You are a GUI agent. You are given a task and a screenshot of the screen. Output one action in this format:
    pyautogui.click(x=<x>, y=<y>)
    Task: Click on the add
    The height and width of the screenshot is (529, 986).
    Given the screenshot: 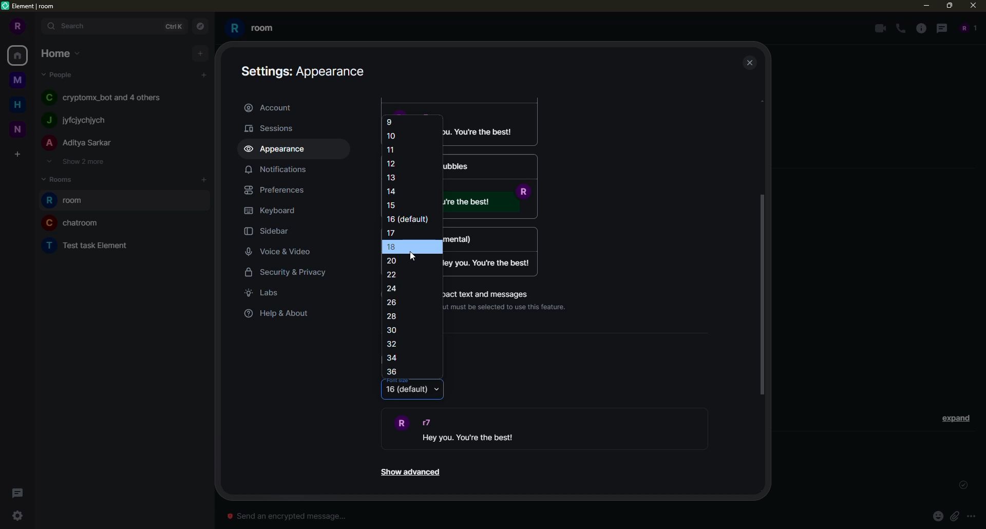 What is the action you would take?
    pyautogui.click(x=205, y=179)
    